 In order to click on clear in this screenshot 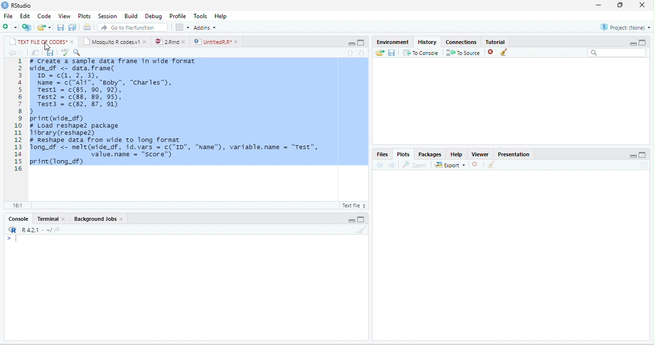, I will do `click(504, 52)`.